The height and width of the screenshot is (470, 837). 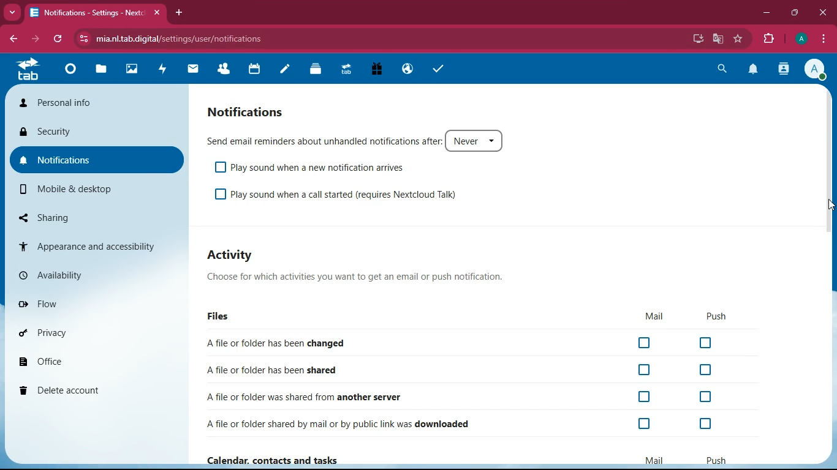 I want to click on Free Trail PC, so click(x=376, y=70).